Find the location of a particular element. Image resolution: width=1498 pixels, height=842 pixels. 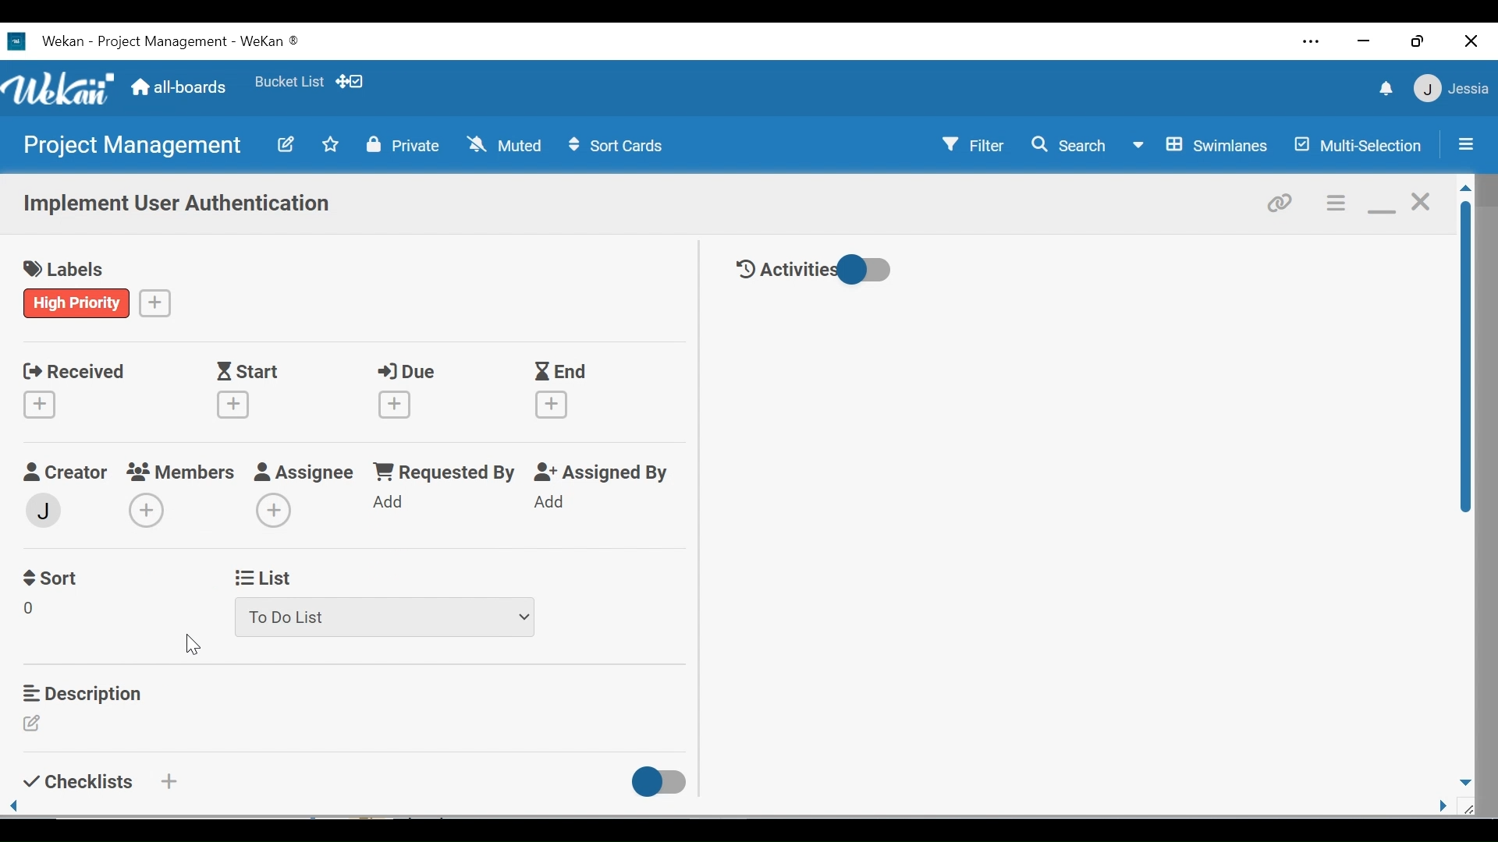

Close is located at coordinates (1469, 42).